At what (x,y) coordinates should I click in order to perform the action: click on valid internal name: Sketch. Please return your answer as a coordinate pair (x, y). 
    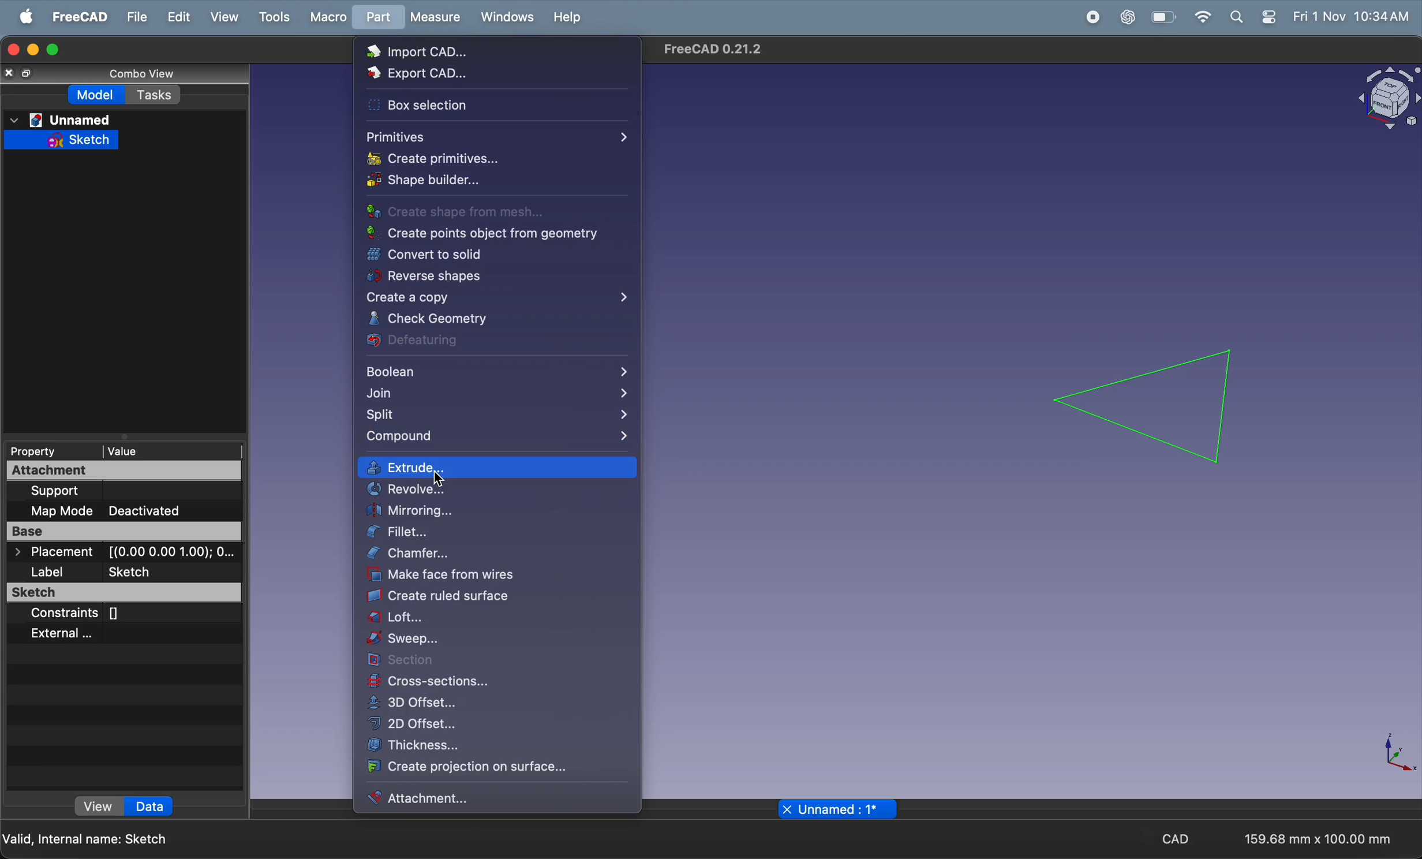
    Looking at the image, I should click on (87, 839).